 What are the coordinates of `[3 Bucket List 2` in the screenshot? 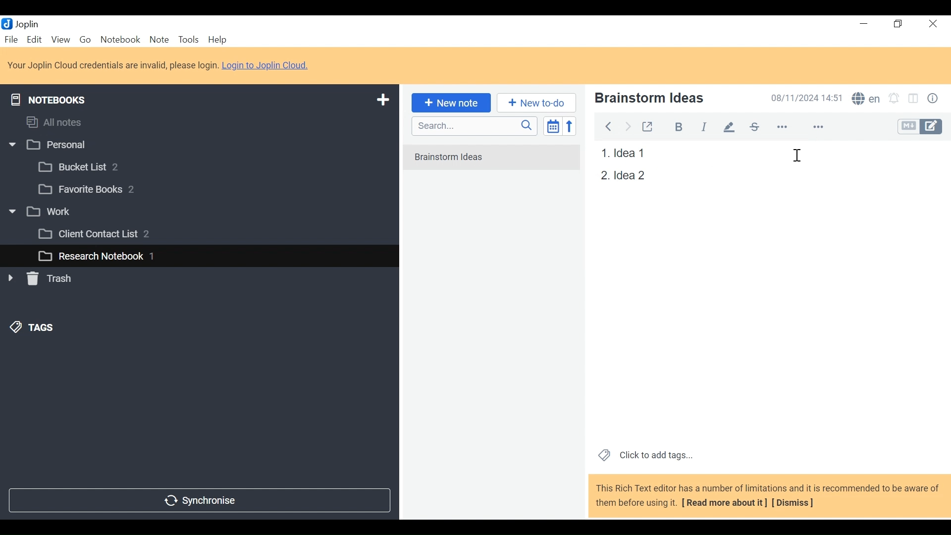 It's located at (98, 166).